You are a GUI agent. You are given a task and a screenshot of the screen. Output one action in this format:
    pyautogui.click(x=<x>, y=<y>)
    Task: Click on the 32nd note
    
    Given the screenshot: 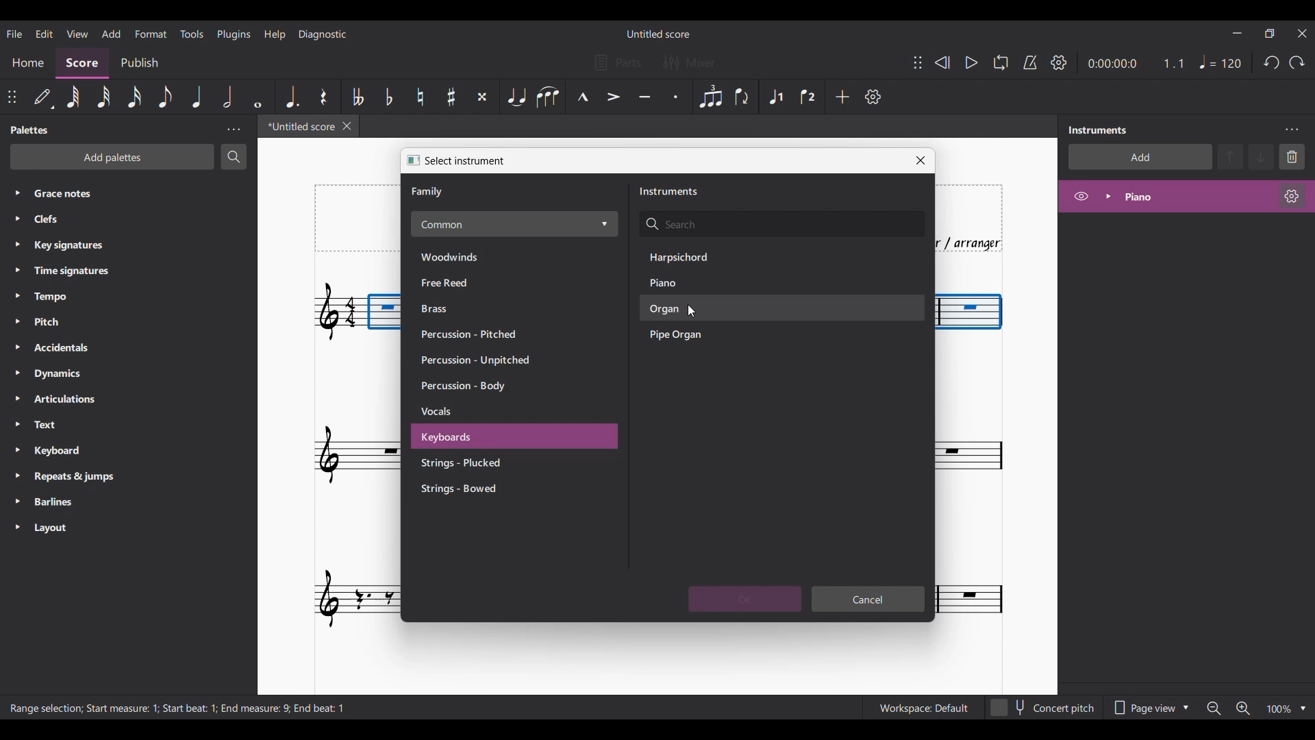 What is the action you would take?
    pyautogui.click(x=102, y=97)
    